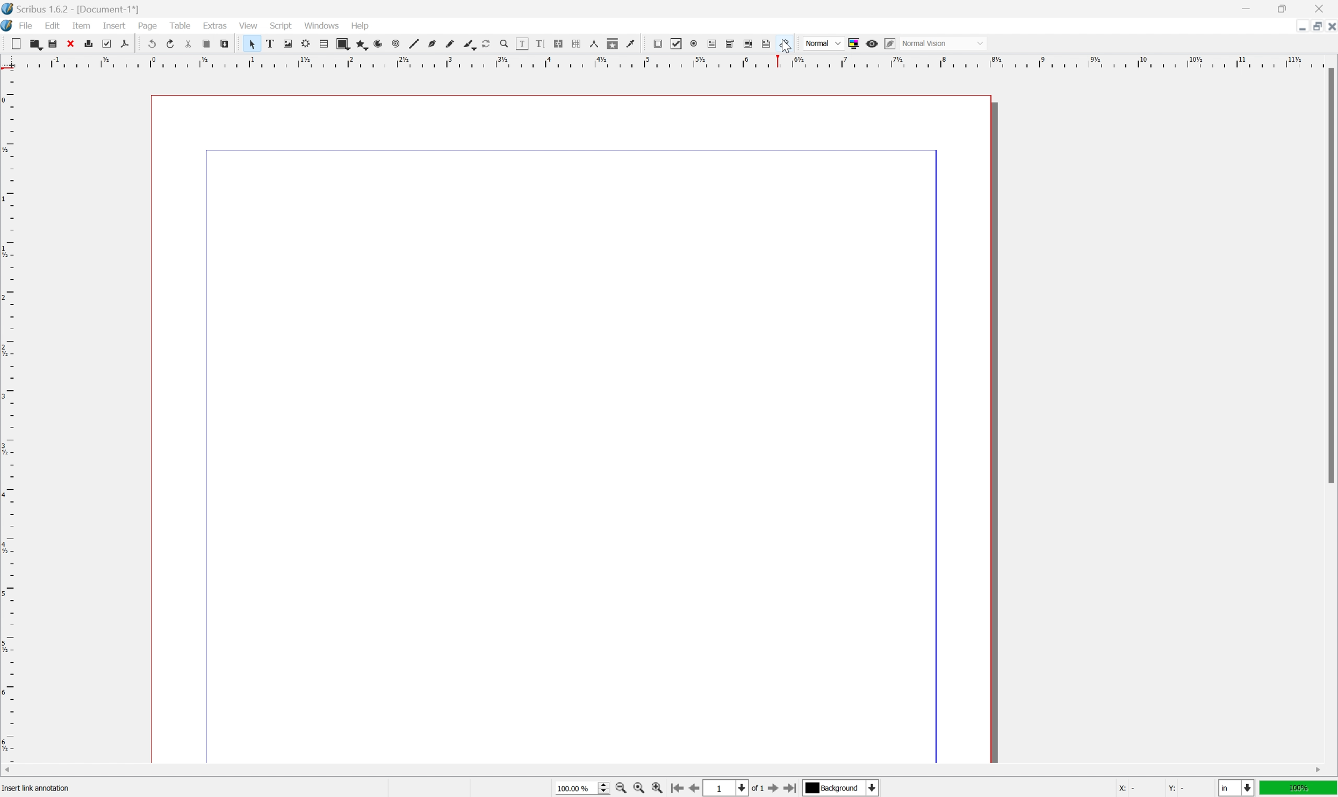 The height and width of the screenshot is (797, 1338). What do you see at coordinates (638, 788) in the screenshot?
I see `zoom to 100%` at bounding box center [638, 788].